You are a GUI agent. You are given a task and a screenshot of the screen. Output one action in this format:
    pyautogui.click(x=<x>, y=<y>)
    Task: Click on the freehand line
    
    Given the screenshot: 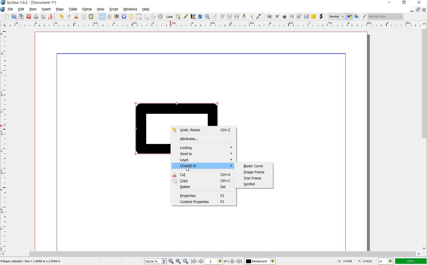 What is the action you would take?
    pyautogui.click(x=186, y=17)
    